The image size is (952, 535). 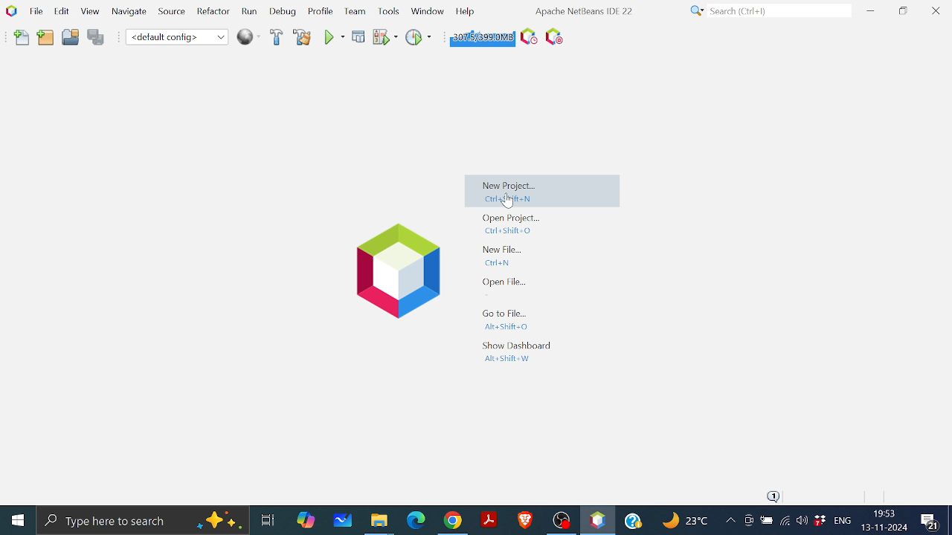 What do you see at coordinates (480, 36) in the screenshot?
I see `Click to force garbage collection` at bounding box center [480, 36].